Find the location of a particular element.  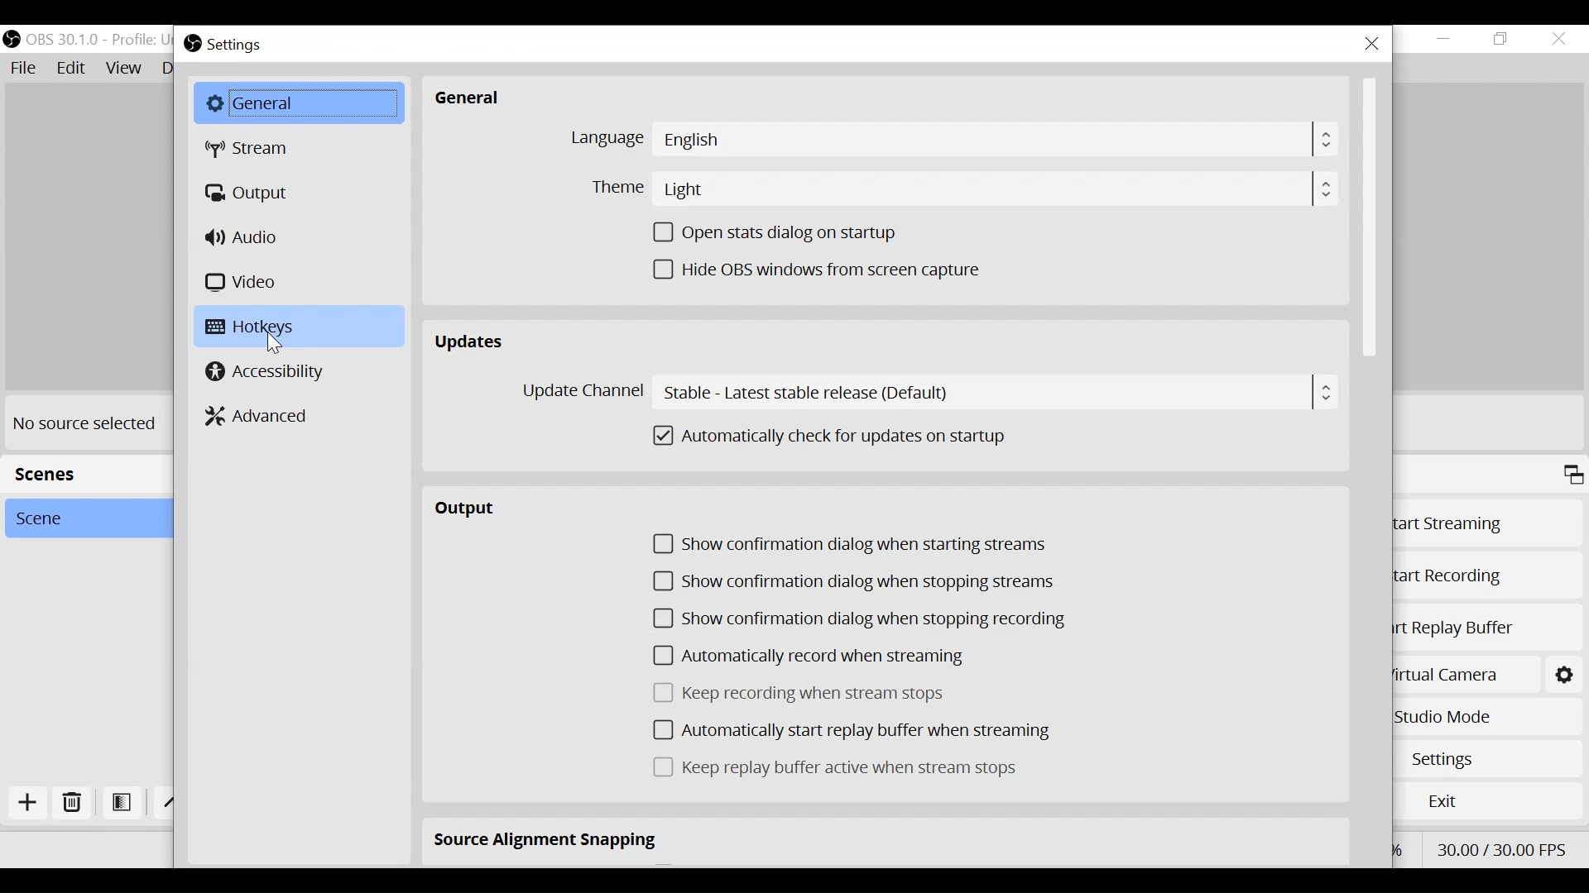

No source selected is located at coordinates (85, 422).